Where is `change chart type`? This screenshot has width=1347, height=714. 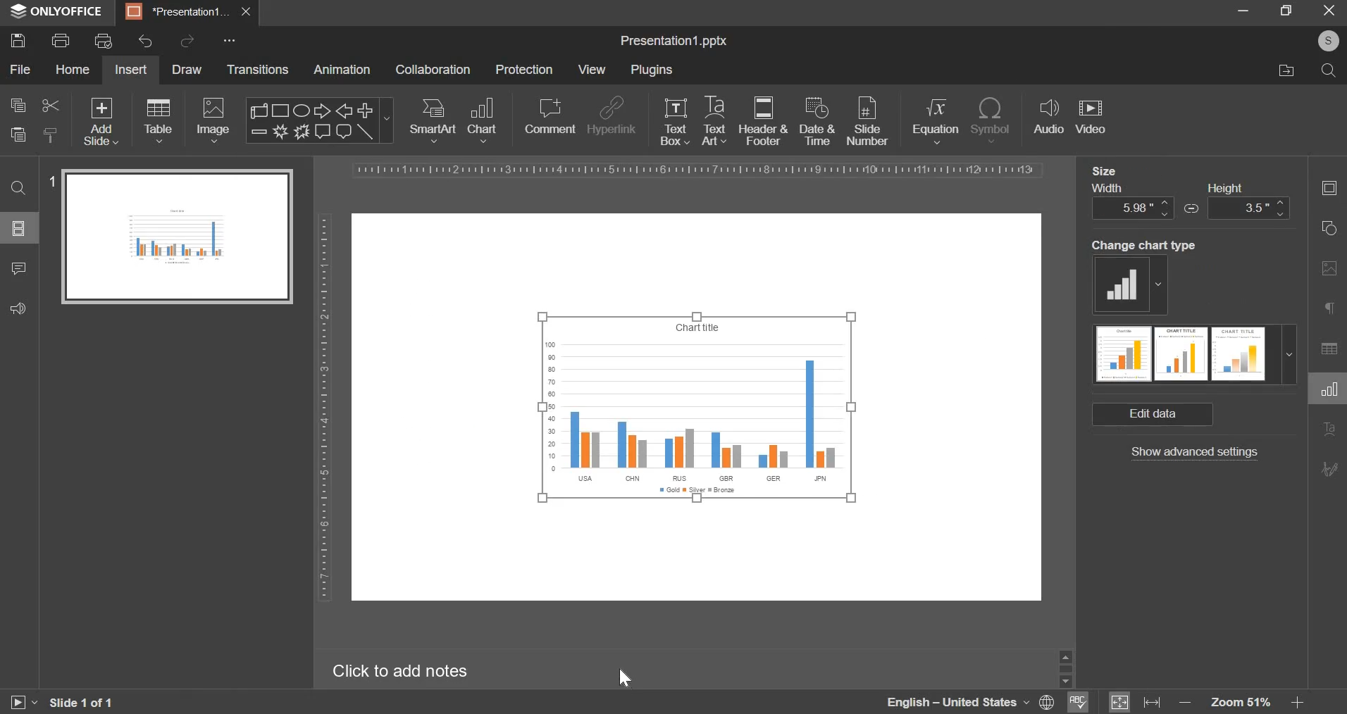
change chart type is located at coordinates (1141, 245).